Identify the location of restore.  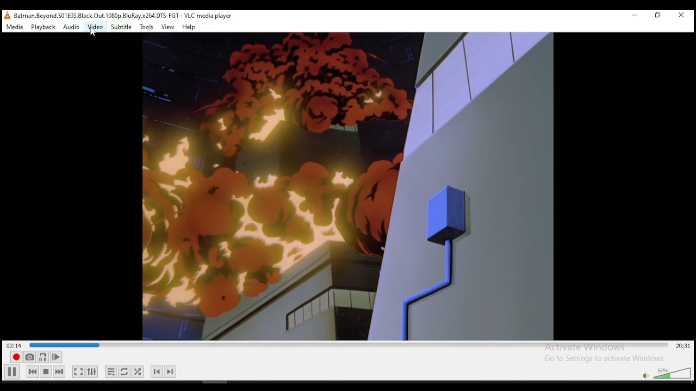
(659, 17).